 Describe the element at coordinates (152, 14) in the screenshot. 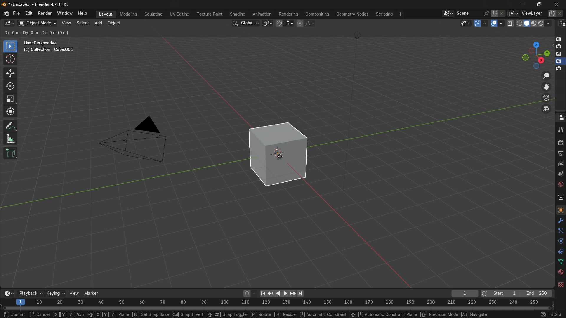

I see `sculpting menu` at that location.